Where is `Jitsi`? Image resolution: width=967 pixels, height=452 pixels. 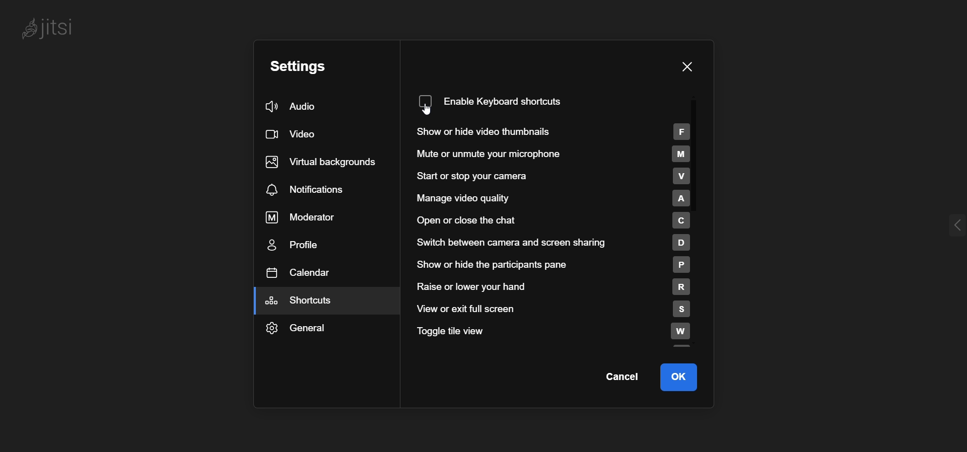 Jitsi is located at coordinates (51, 30).